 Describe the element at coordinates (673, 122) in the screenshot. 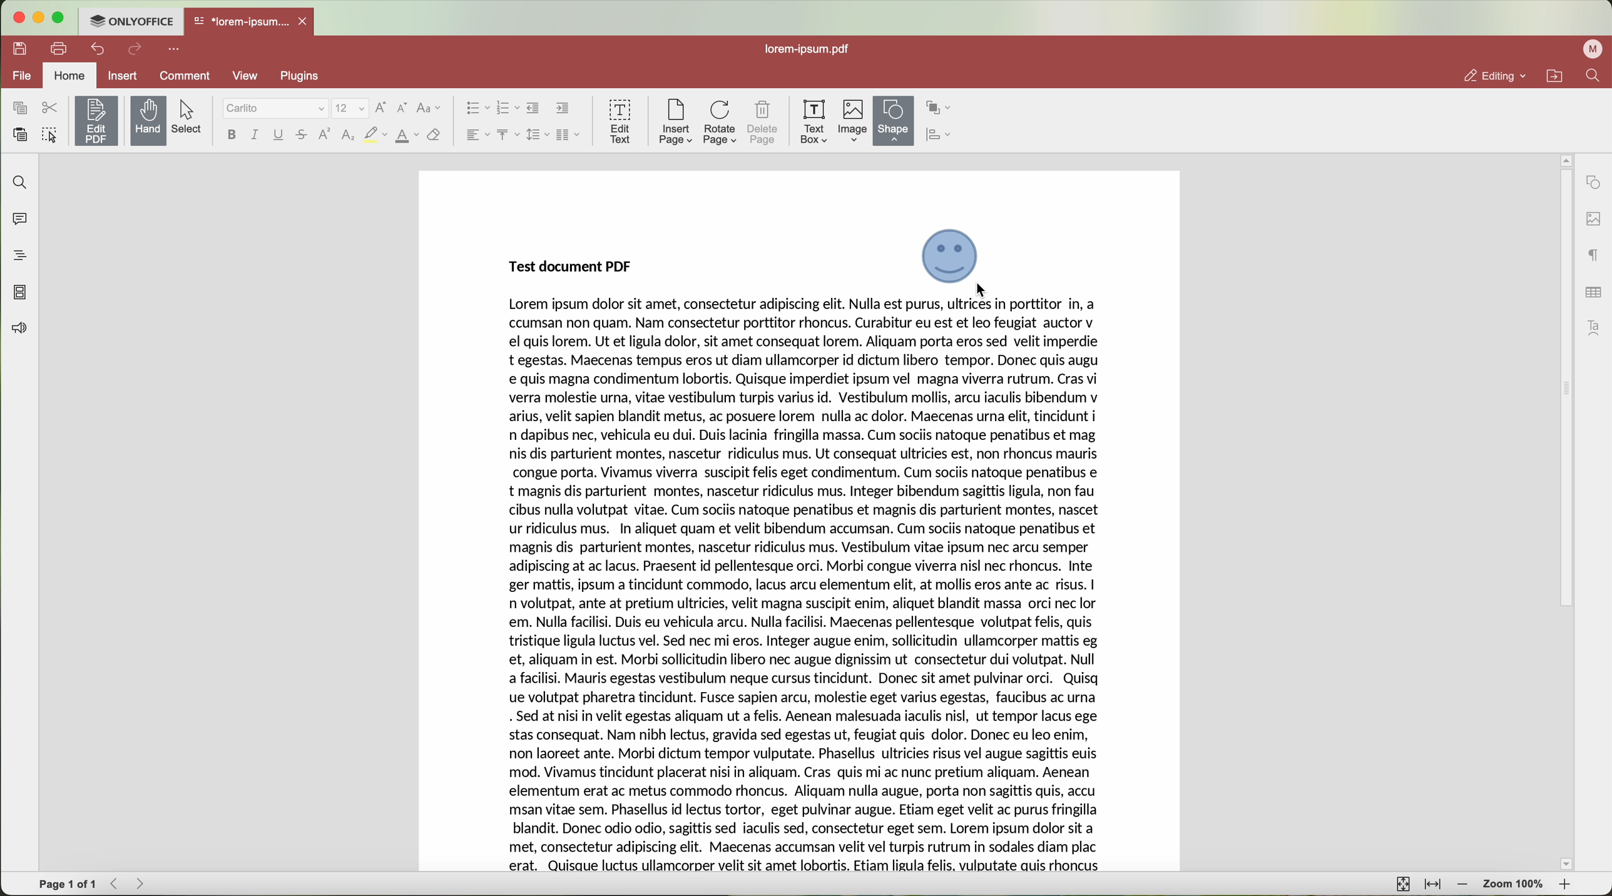

I see `insert page` at that location.